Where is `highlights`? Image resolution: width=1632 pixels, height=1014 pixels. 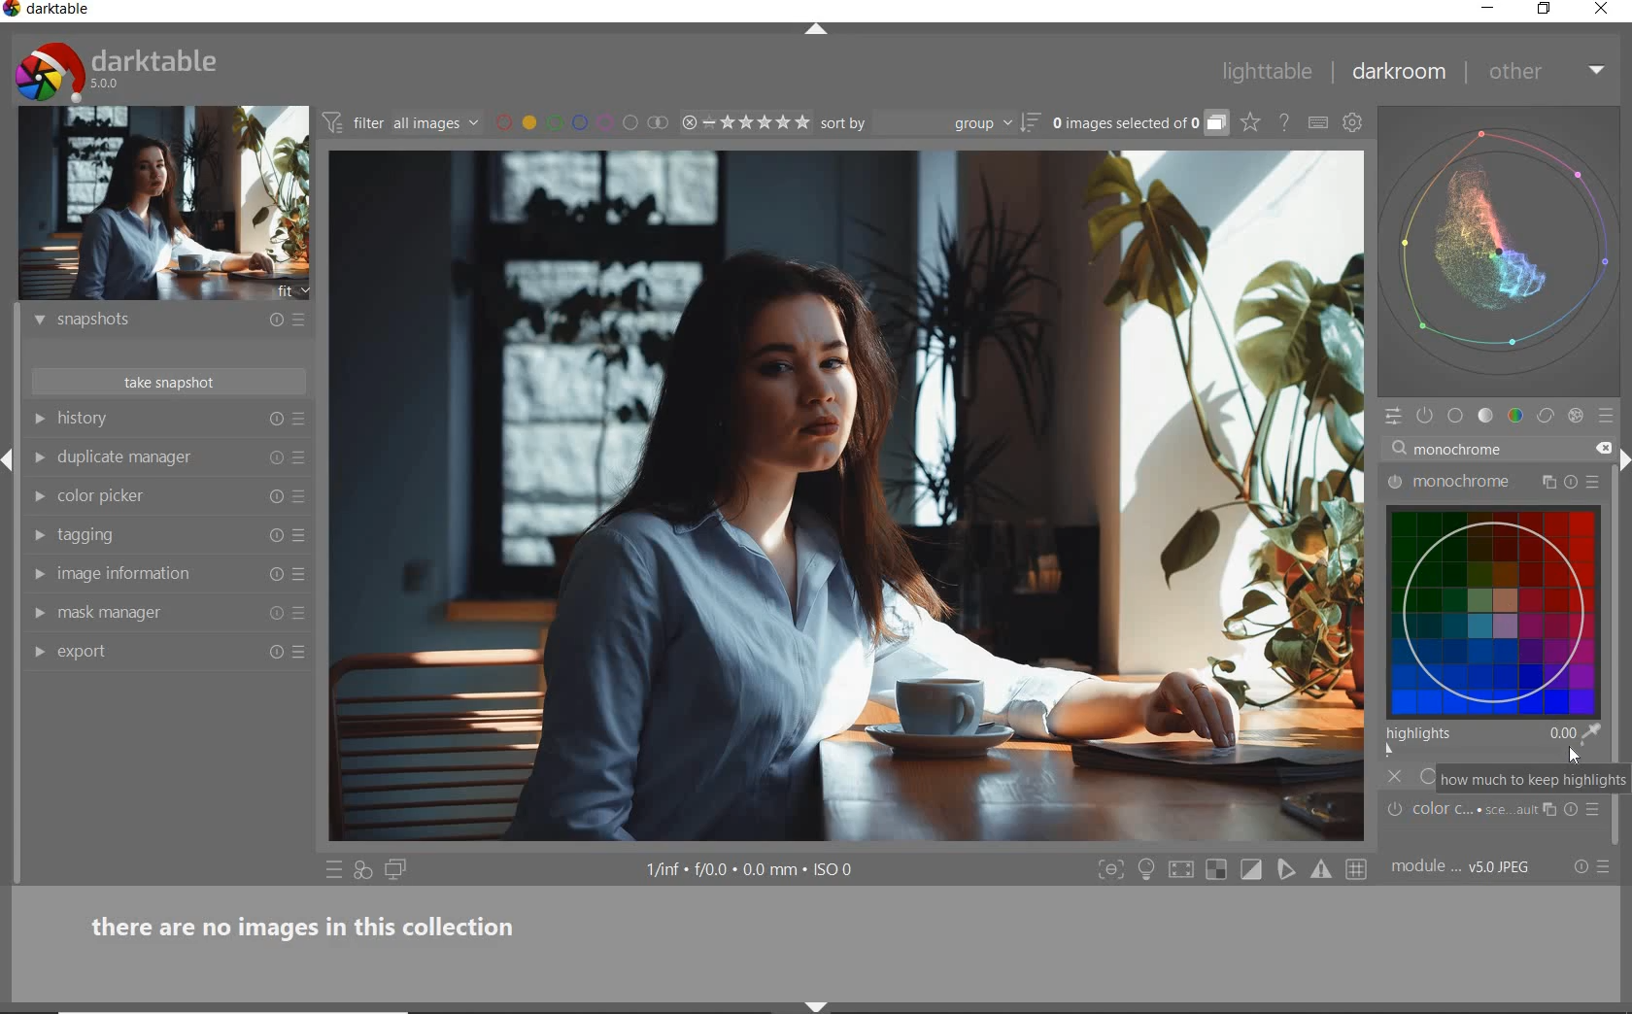 highlights is located at coordinates (1497, 727).